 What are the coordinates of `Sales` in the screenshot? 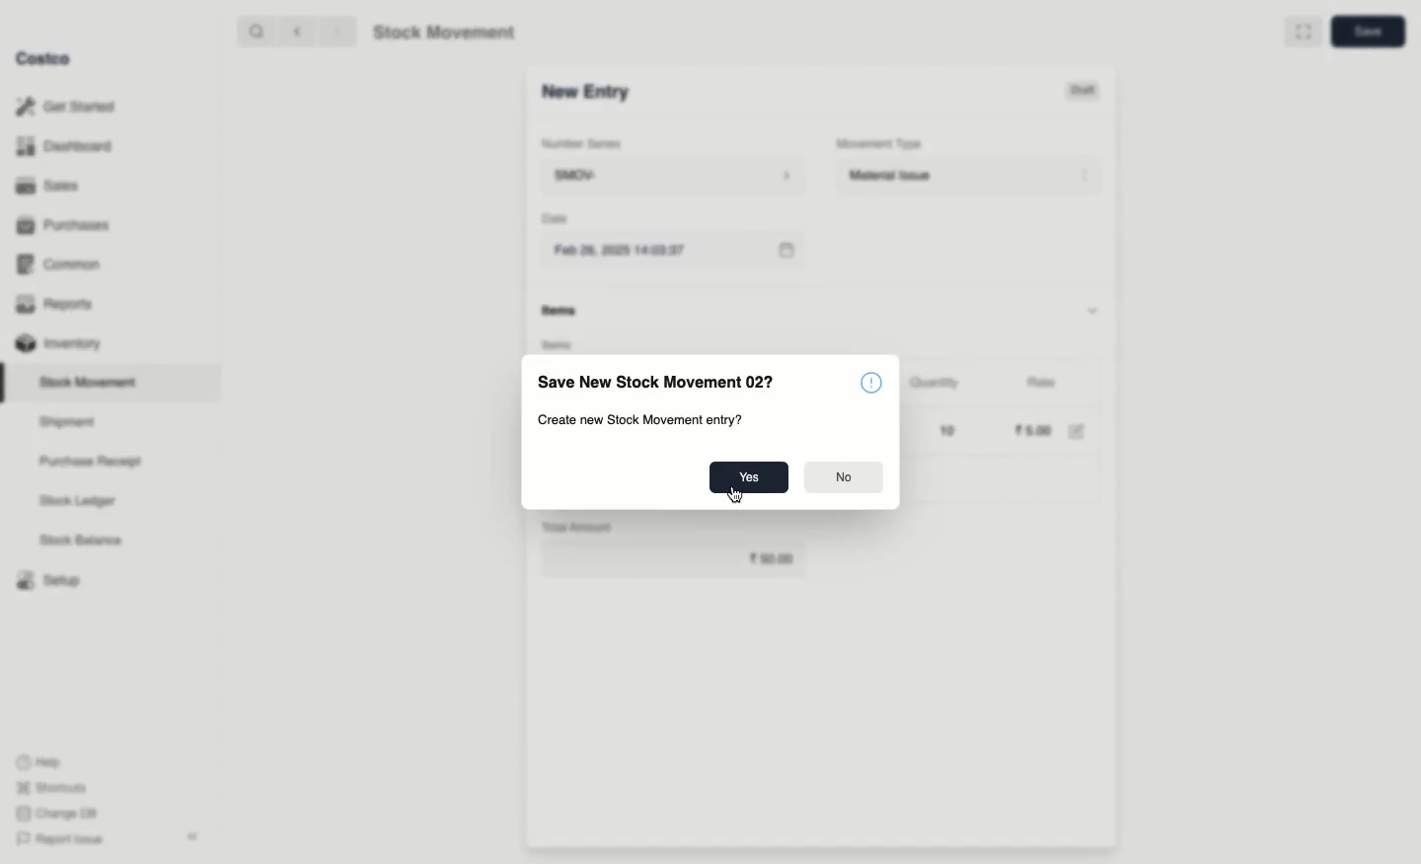 It's located at (50, 184).